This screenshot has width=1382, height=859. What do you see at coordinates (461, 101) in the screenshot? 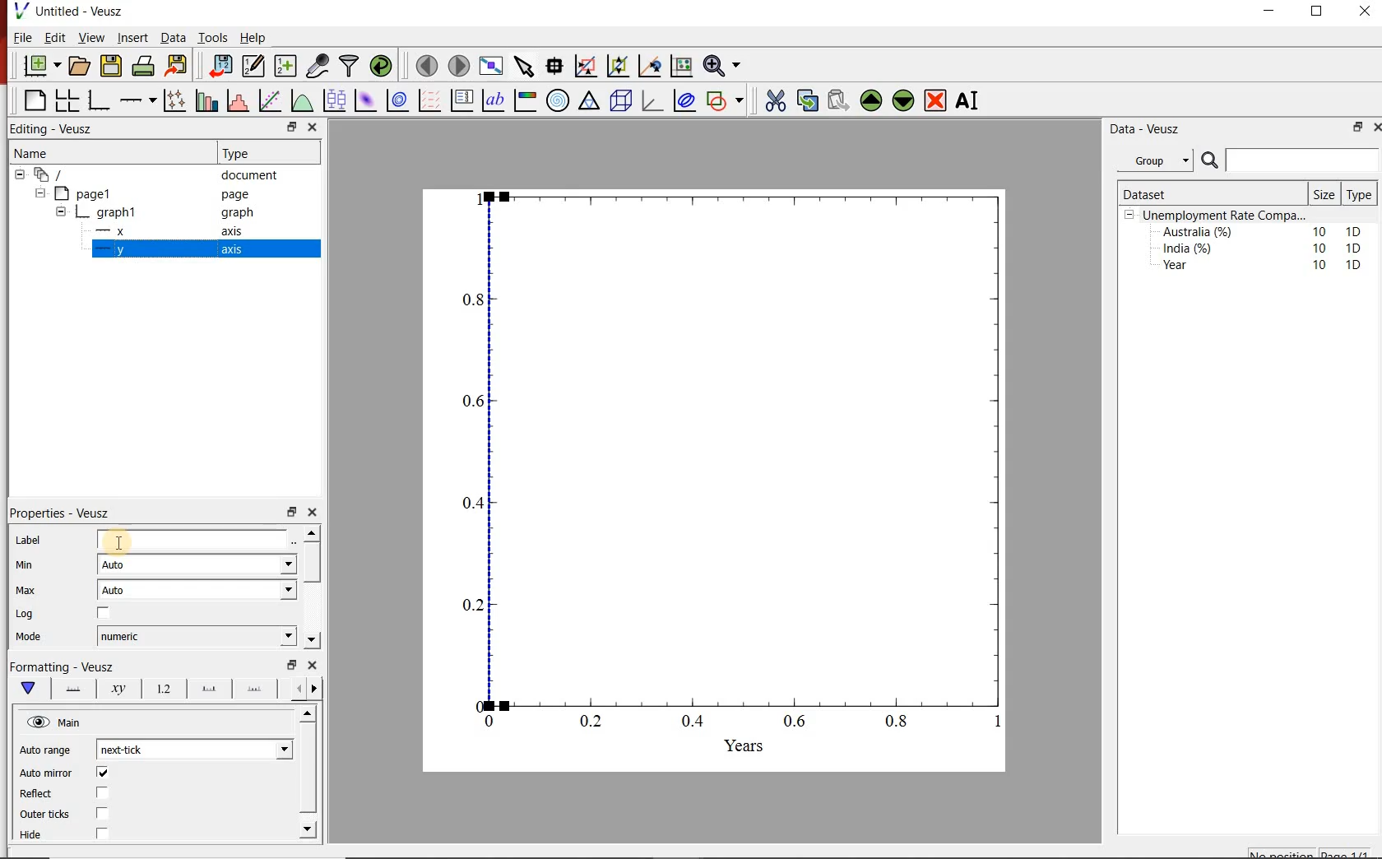
I see `plot key` at bounding box center [461, 101].